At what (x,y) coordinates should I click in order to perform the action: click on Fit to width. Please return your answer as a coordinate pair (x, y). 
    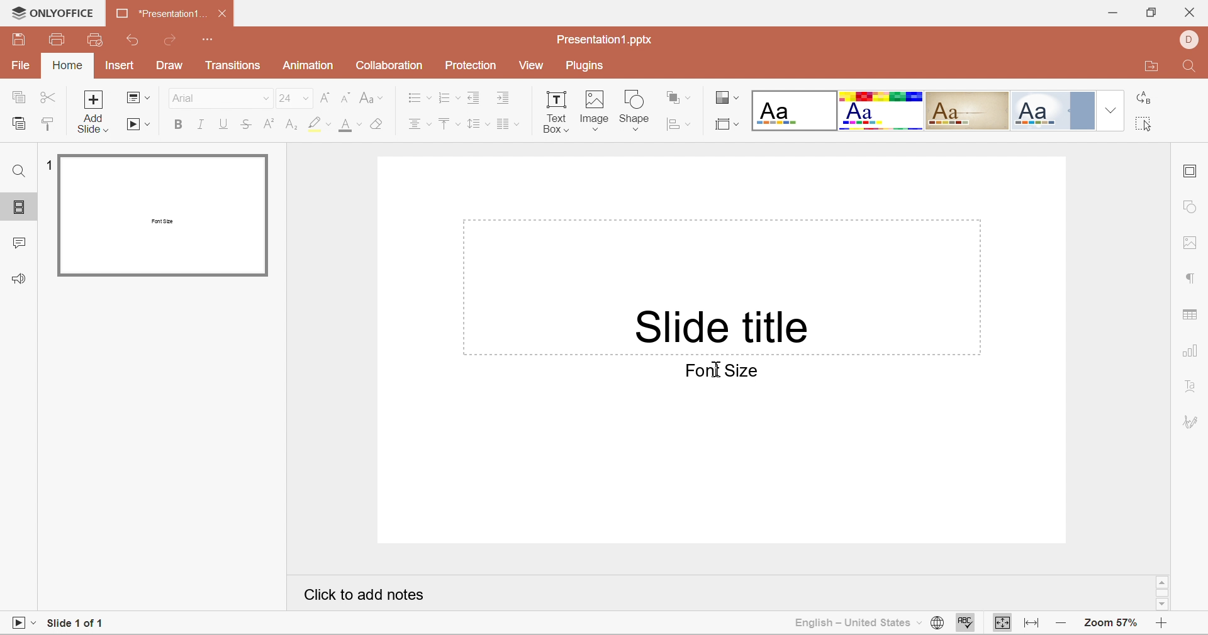
    Looking at the image, I should click on (1032, 624).